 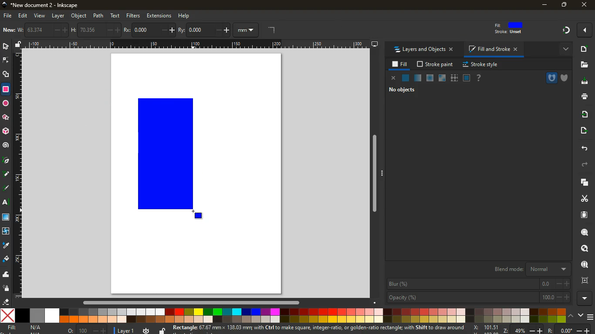 What do you see at coordinates (174, 155) in the screenshot?
I see `rectangle` at bounding box center [174, 155].